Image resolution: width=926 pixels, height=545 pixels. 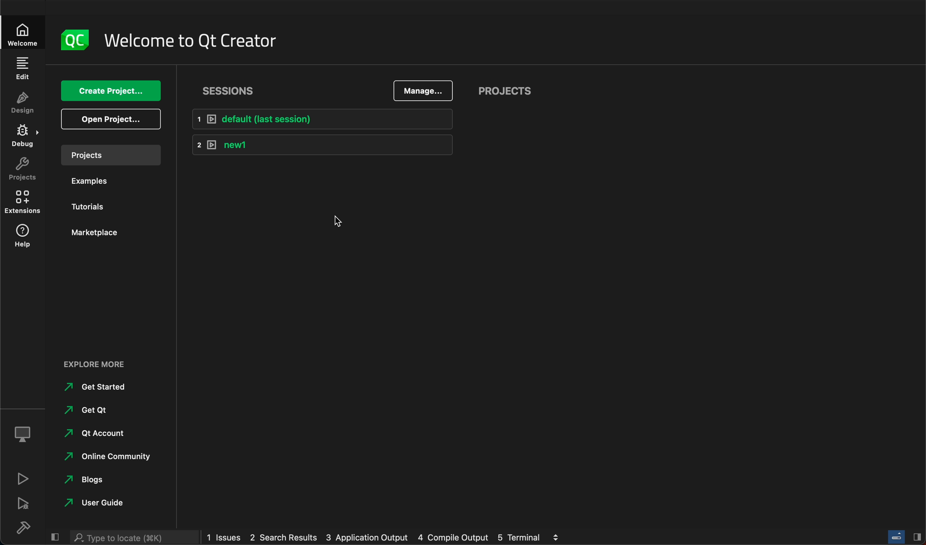 What do you see at coordinates (100, 387) in the screenshot?
I see `started` at bounding box center [100, 387].